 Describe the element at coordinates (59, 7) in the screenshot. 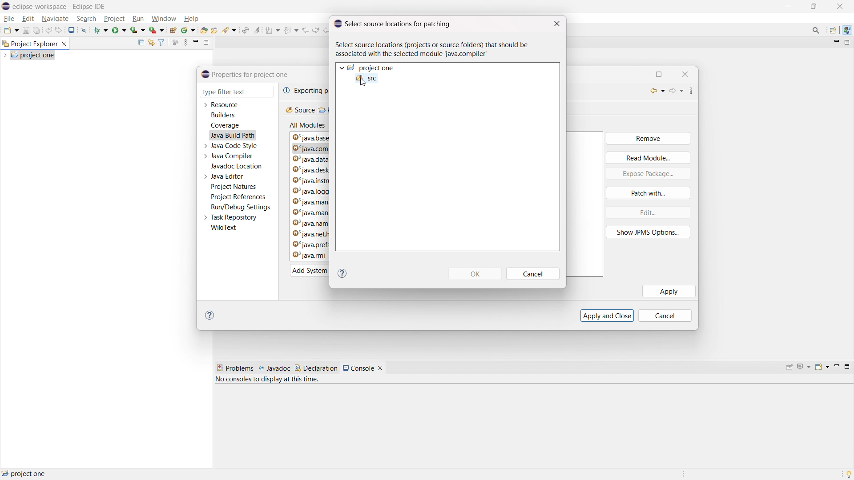

I see `eclipse-workspace - Eclipse IDE` at that location.